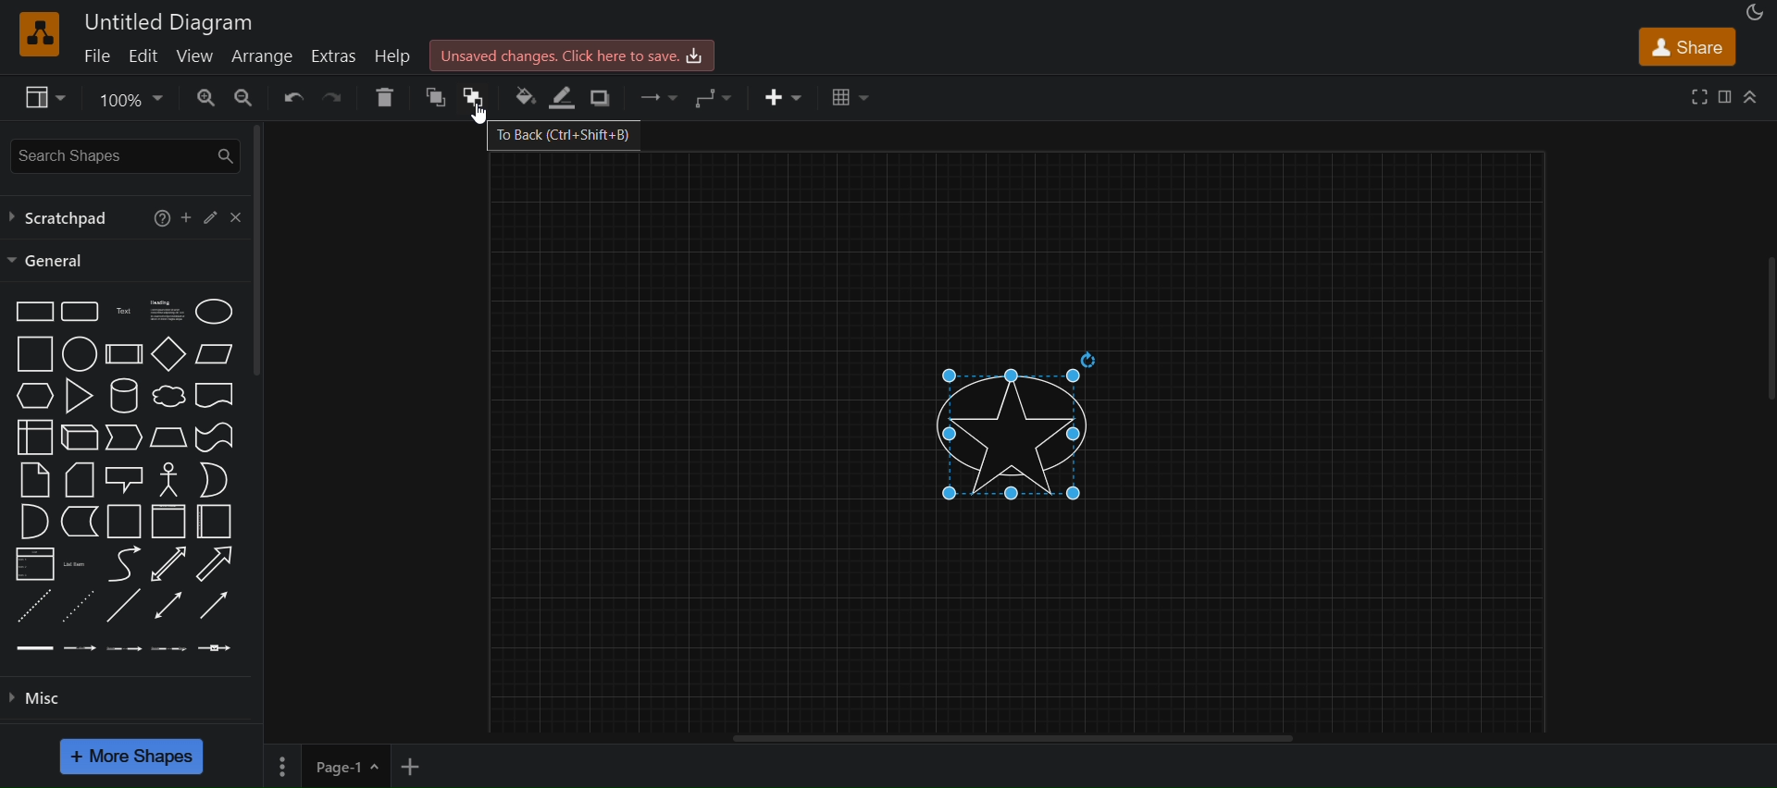  Describe the element at coordinates (1018, 742) in the screenshot. I see `horizontal scroll bar` at that location.